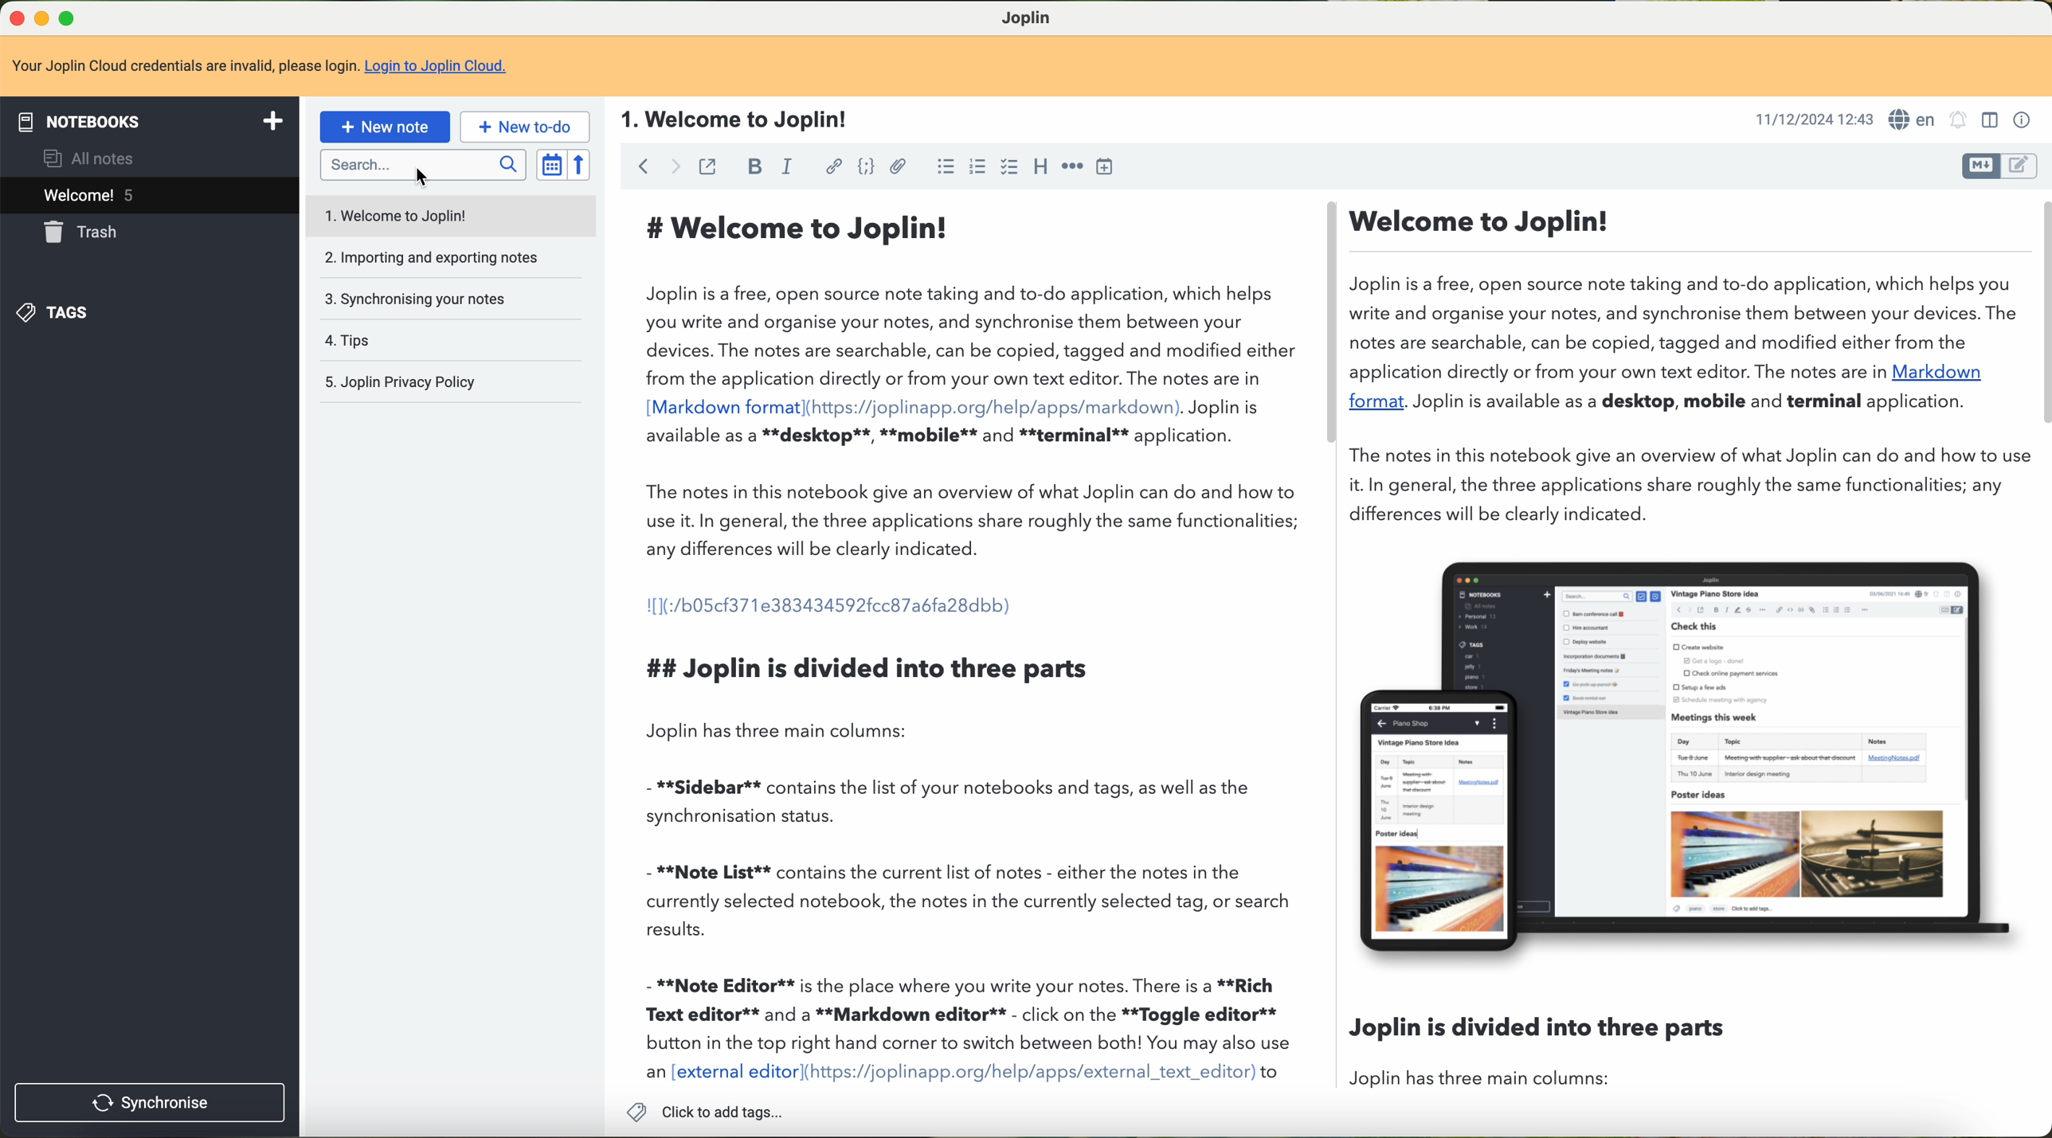  I want to click on new to-do, so click(524, 127).